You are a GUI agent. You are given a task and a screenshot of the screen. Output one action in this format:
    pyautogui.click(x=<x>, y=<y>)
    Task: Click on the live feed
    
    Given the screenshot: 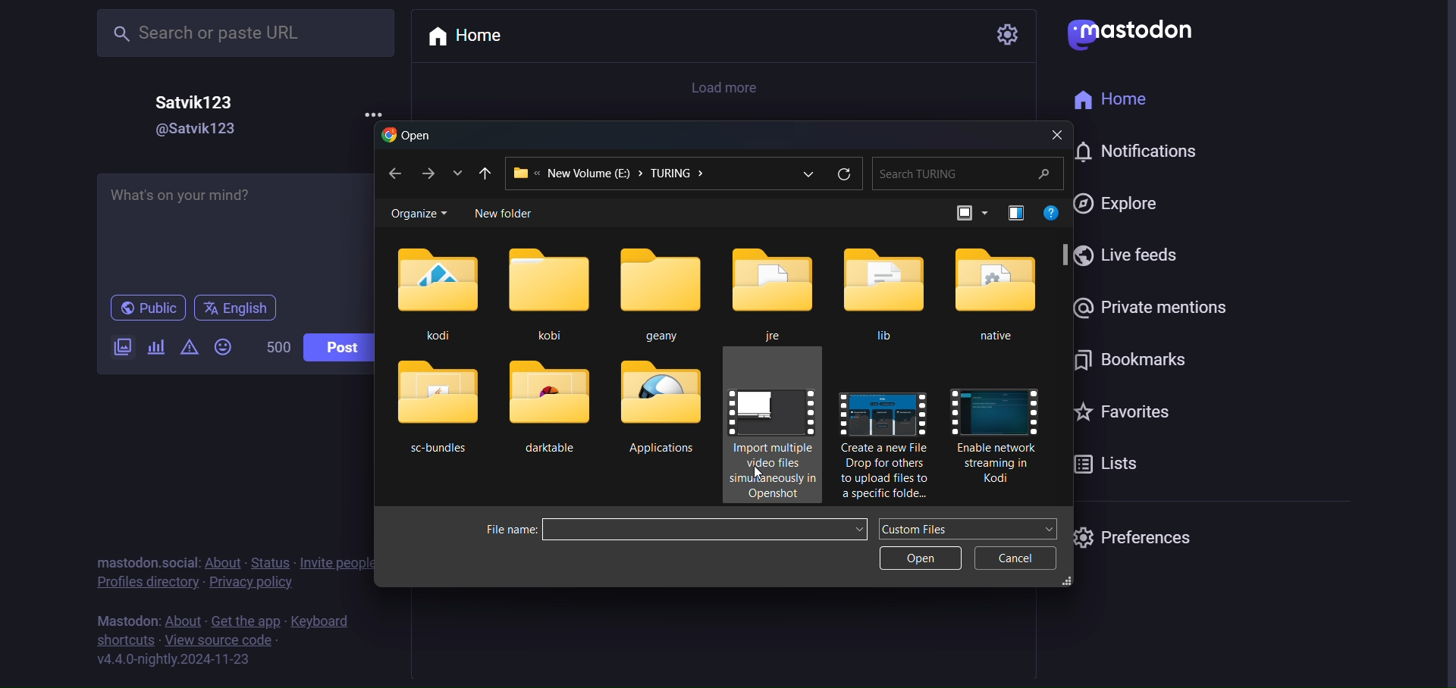 What is the action you would take?
    pyautogui.click(x=1131, y=256)
    